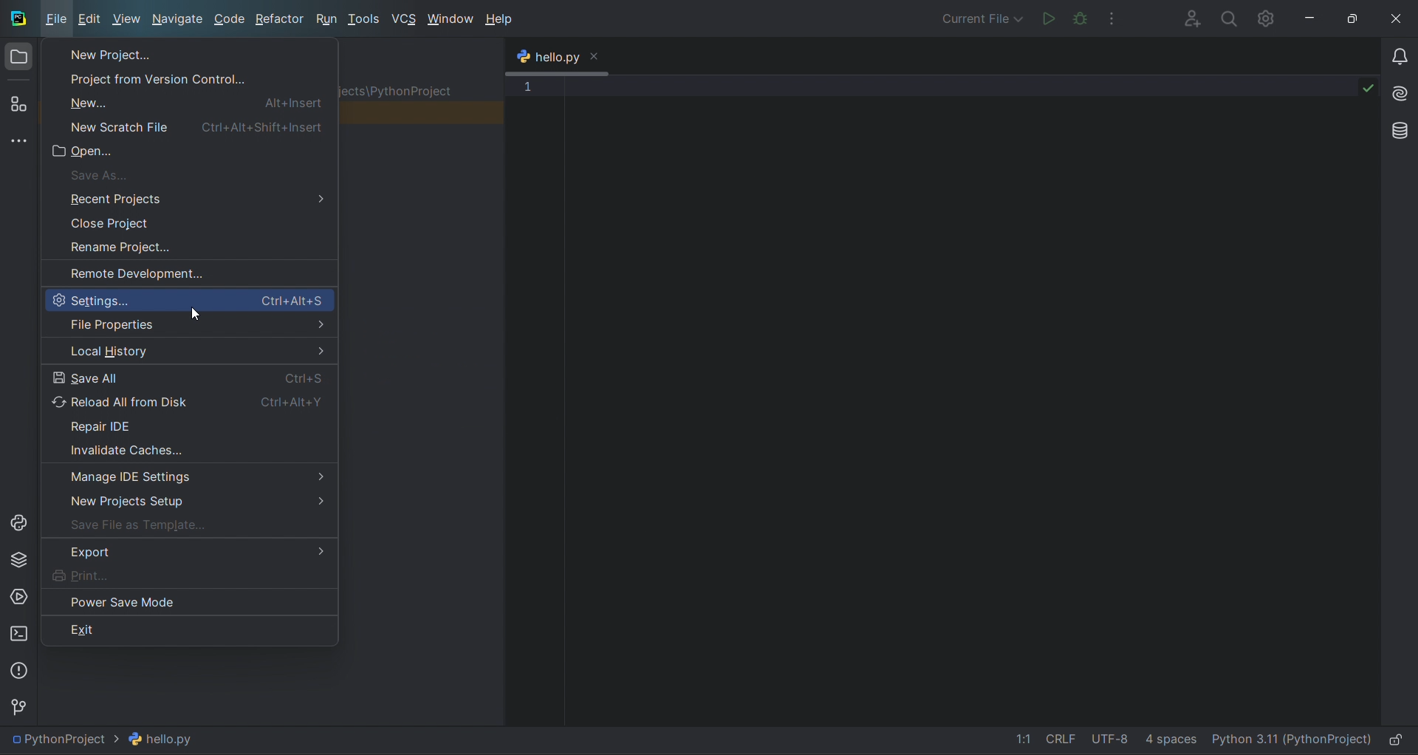 The width and height of the screenshot is (1418, 755). What do you see at coordinates (546, 58) in the screenshot?
I see `tab` at bounding box center [546, 58].